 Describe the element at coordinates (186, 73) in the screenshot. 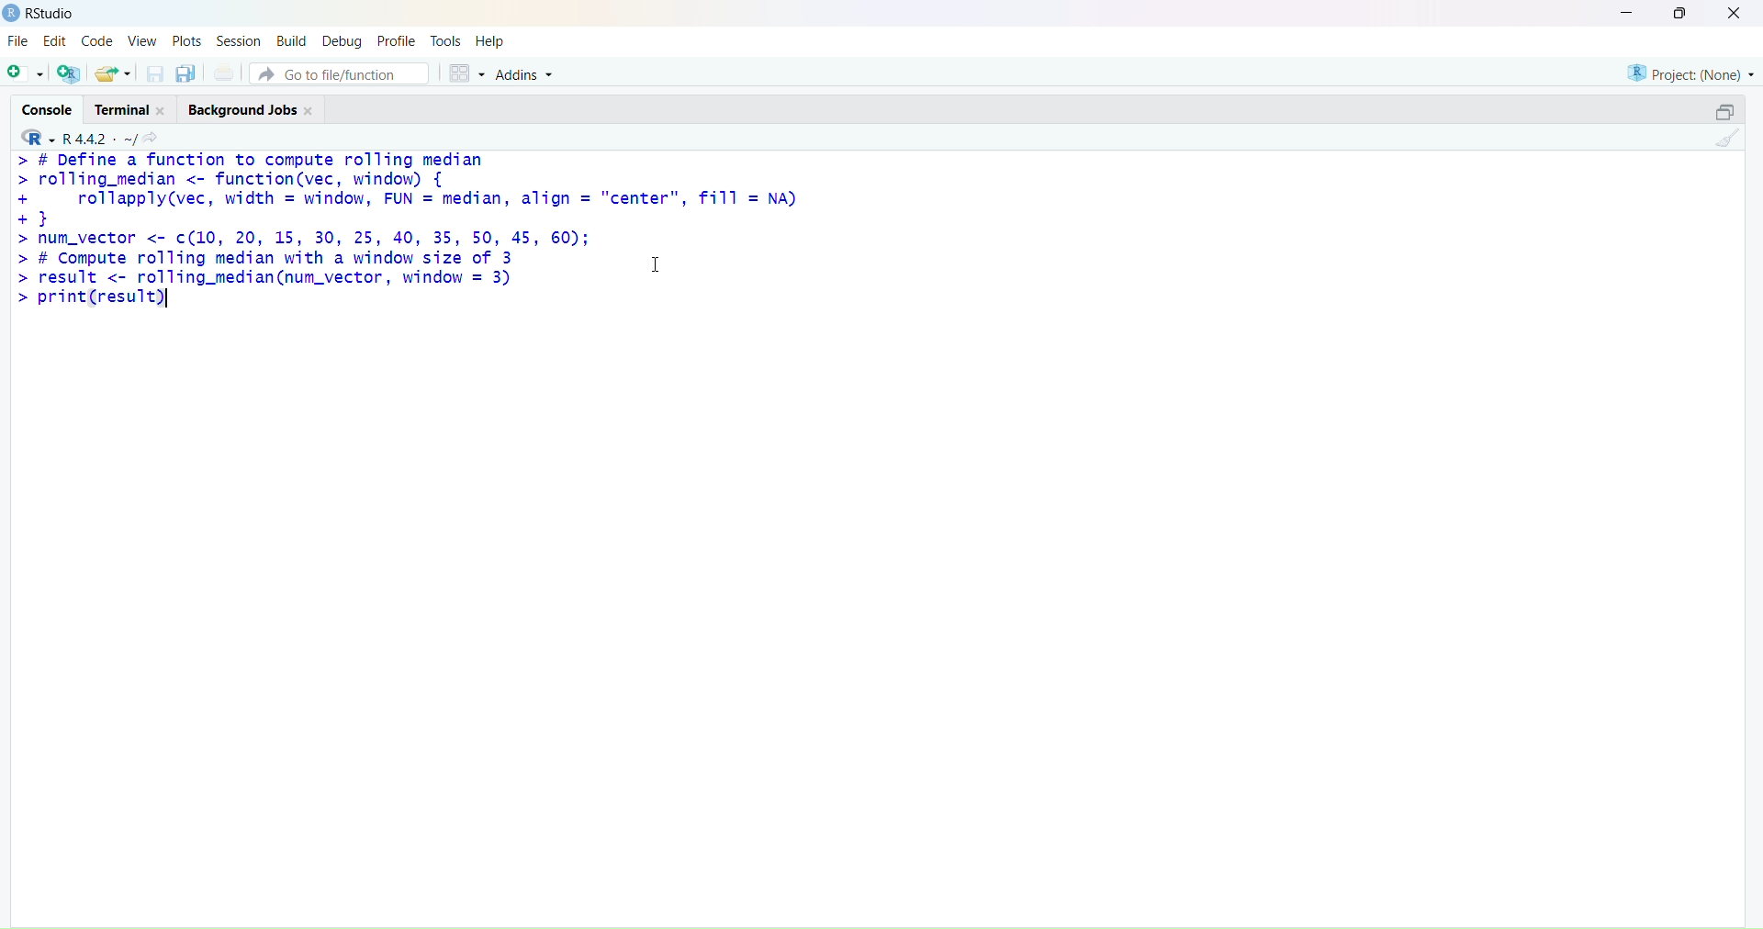

I see `copy` at that location.